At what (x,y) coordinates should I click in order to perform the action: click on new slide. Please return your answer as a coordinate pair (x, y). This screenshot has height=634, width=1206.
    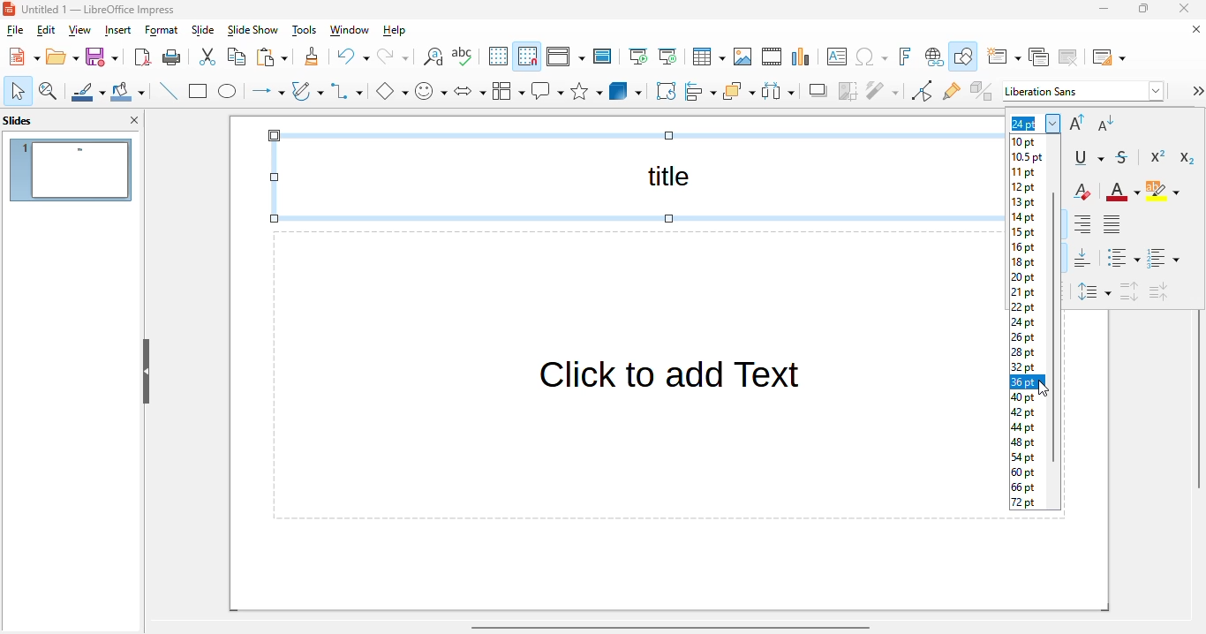
    Looking at the image, I should click on (1004, 57).